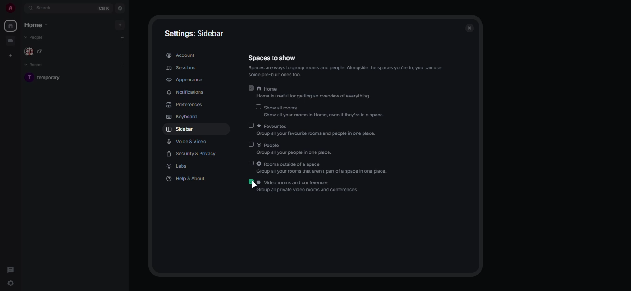  Describe the element at coordinates (11, 283) in the screenshot. I see `quick settings` at that location.